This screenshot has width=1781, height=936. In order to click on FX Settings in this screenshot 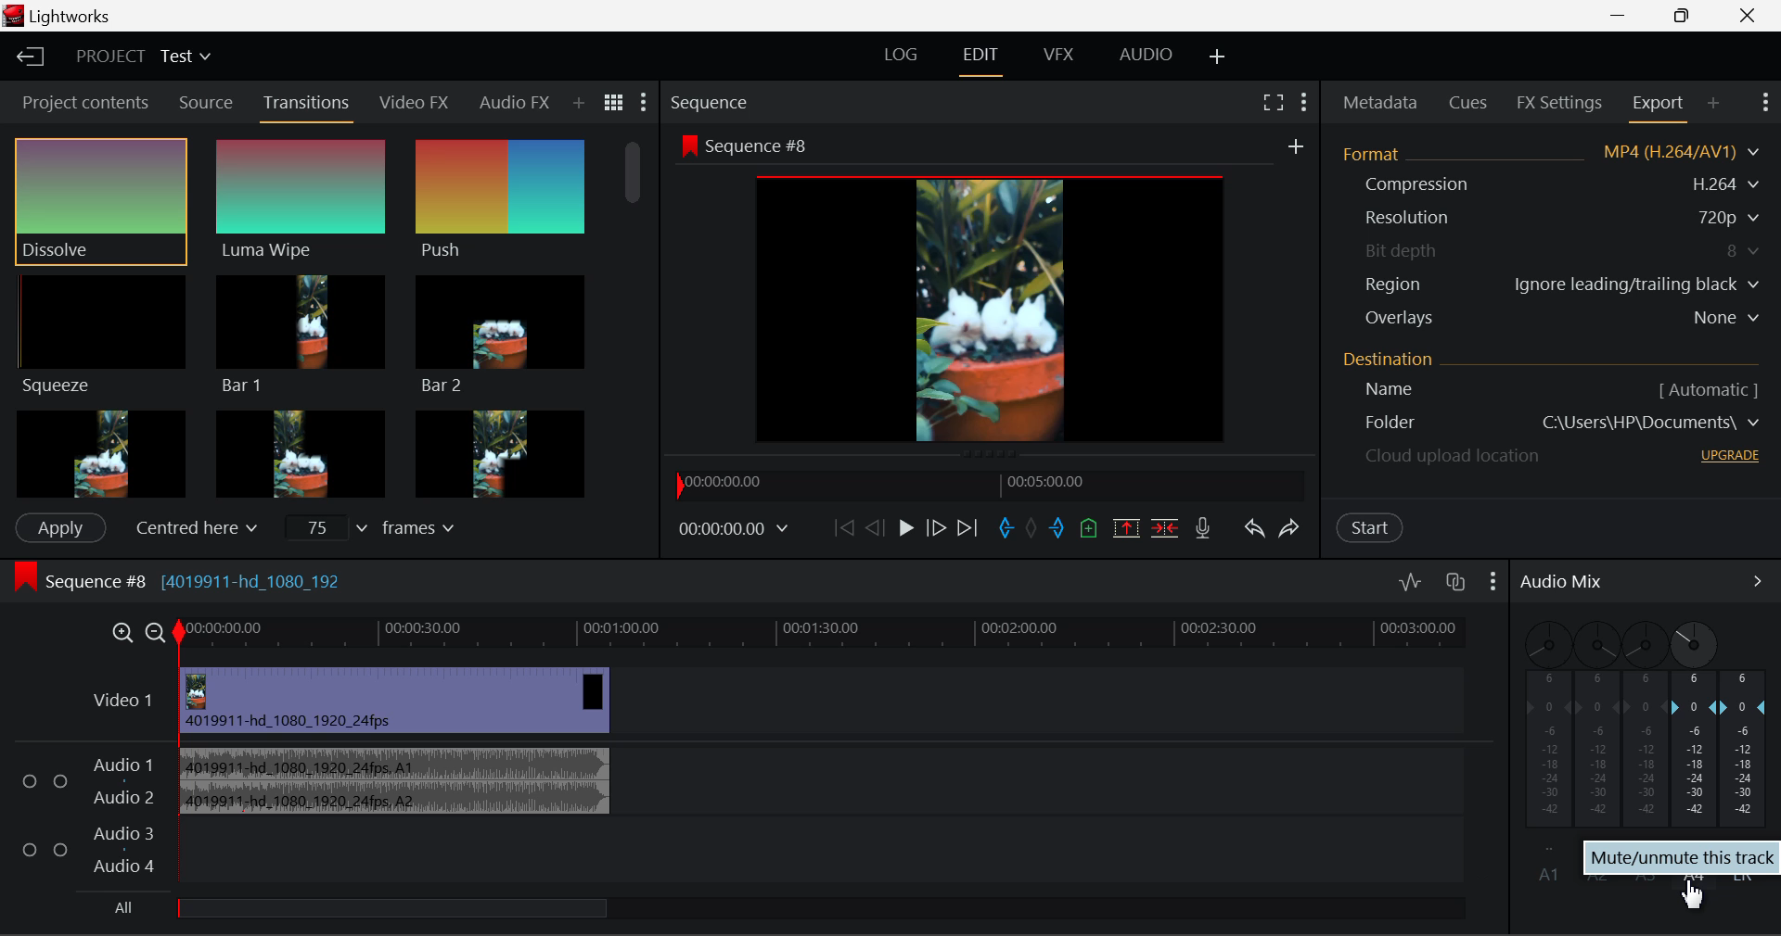, I will do `click(1557, 102)`.